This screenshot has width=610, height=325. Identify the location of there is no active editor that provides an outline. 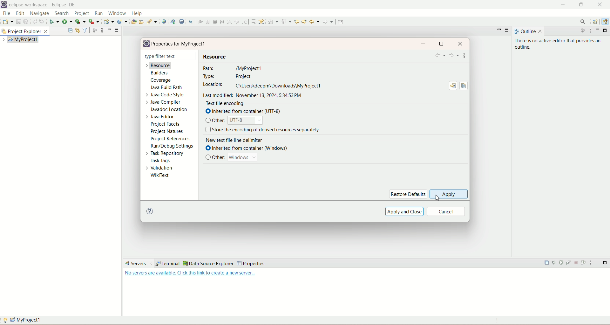
(560, 44).